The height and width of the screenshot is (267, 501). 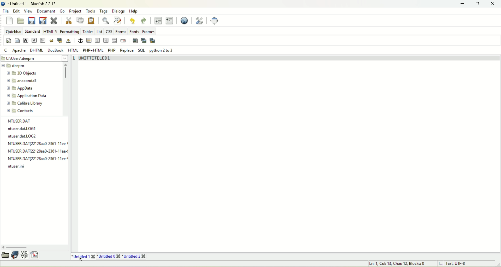 What do you see at coordinates (169, 20) in the screenshot?
I see `indent ` at bounding box center [169, 20].